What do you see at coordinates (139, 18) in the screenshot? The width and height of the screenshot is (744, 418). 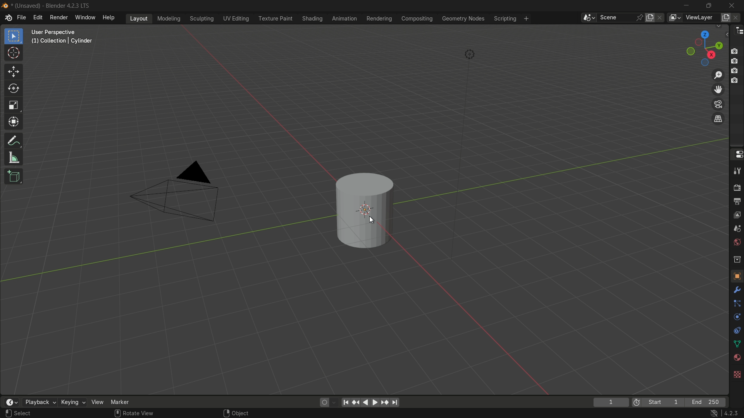 I see `layout menu` at bounding box center [139, 18].